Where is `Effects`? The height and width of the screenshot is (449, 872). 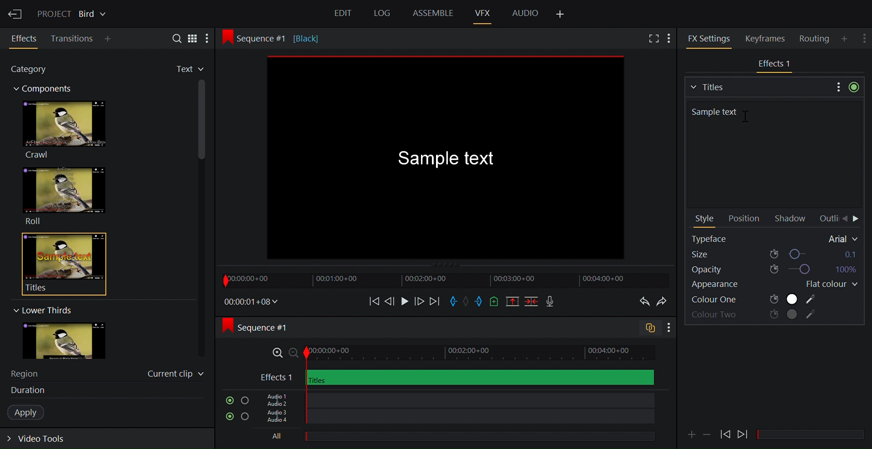
Effects is located at coordinates (25, 39).